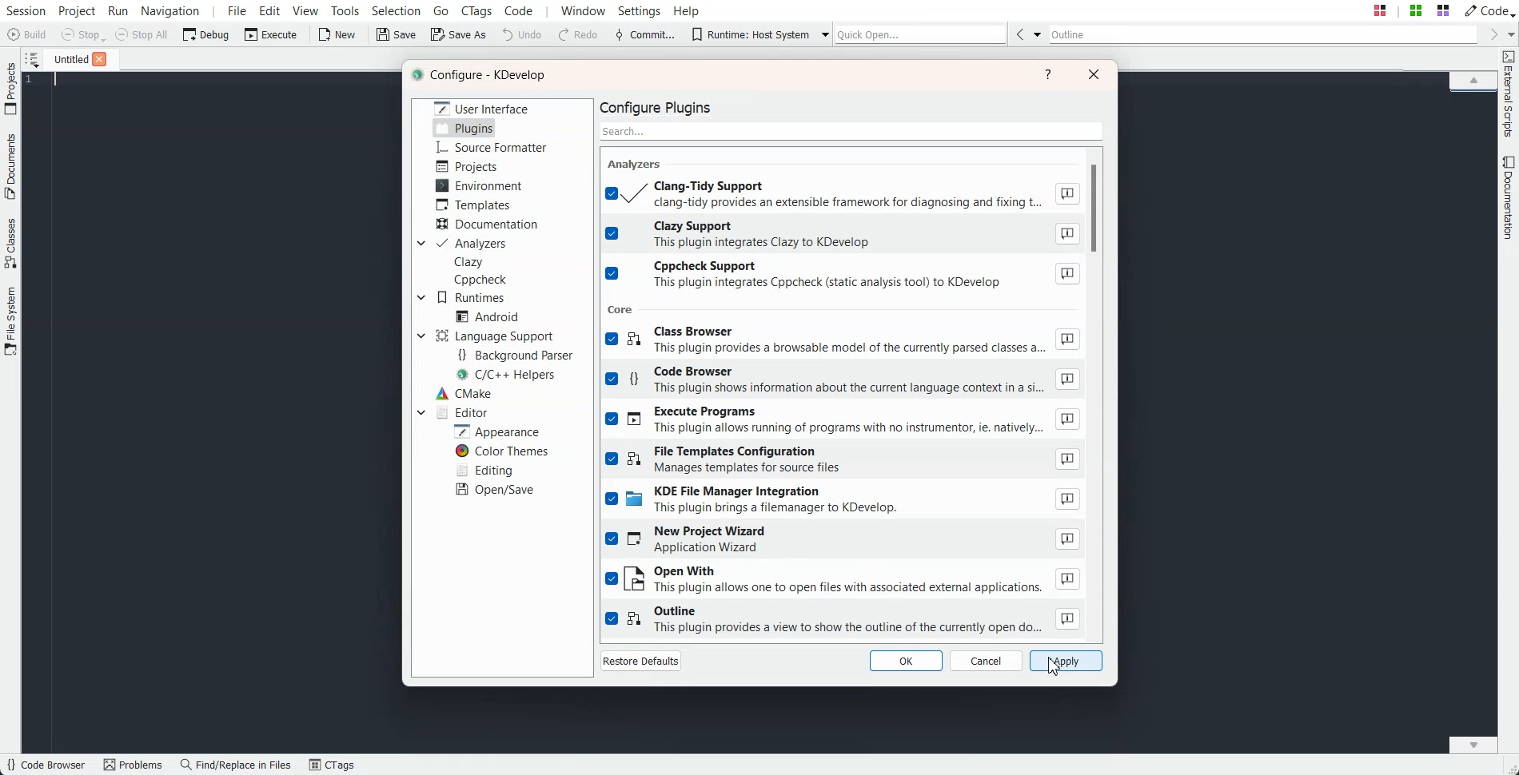  I want to click on Cancel, so click(987, 661).